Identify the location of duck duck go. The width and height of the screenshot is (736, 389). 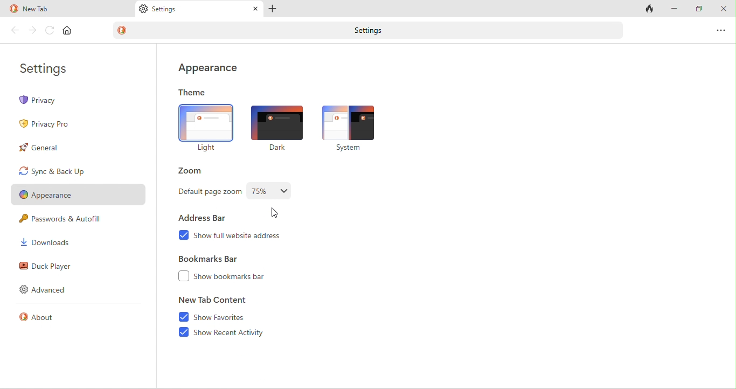
(13, 9).